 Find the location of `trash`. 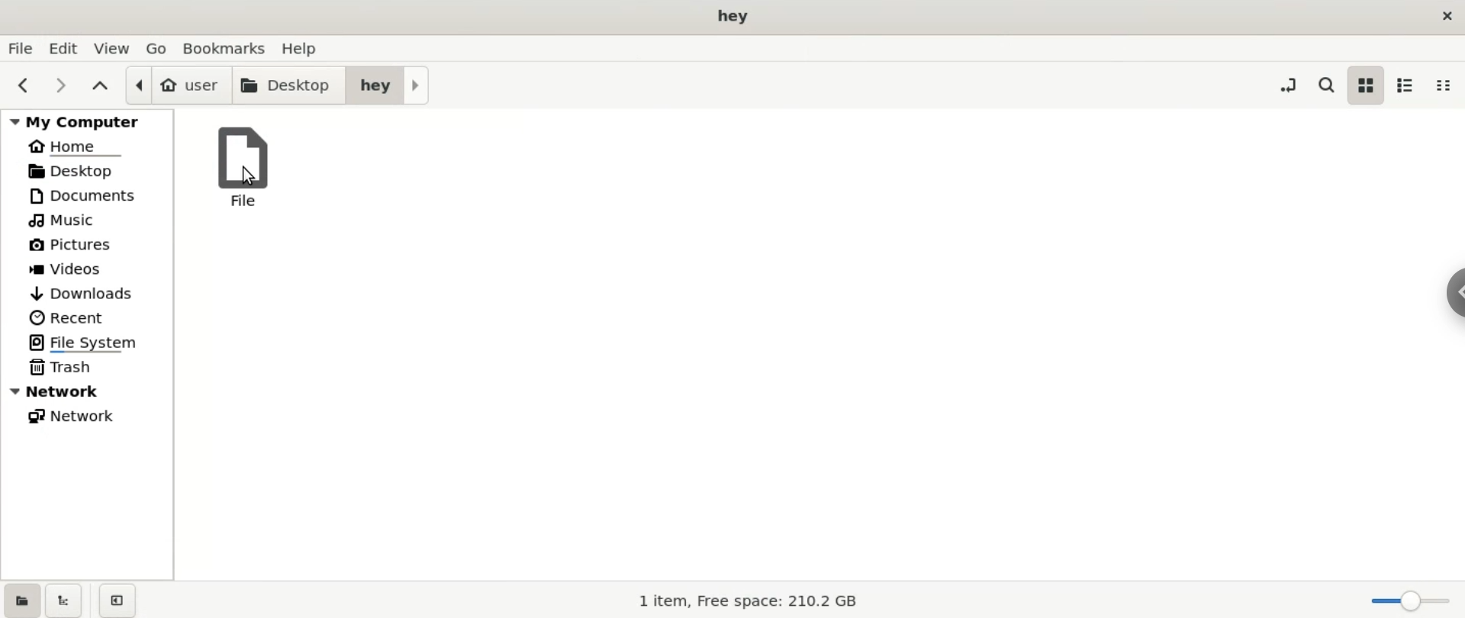

trash is located at coordinates (85, 369).